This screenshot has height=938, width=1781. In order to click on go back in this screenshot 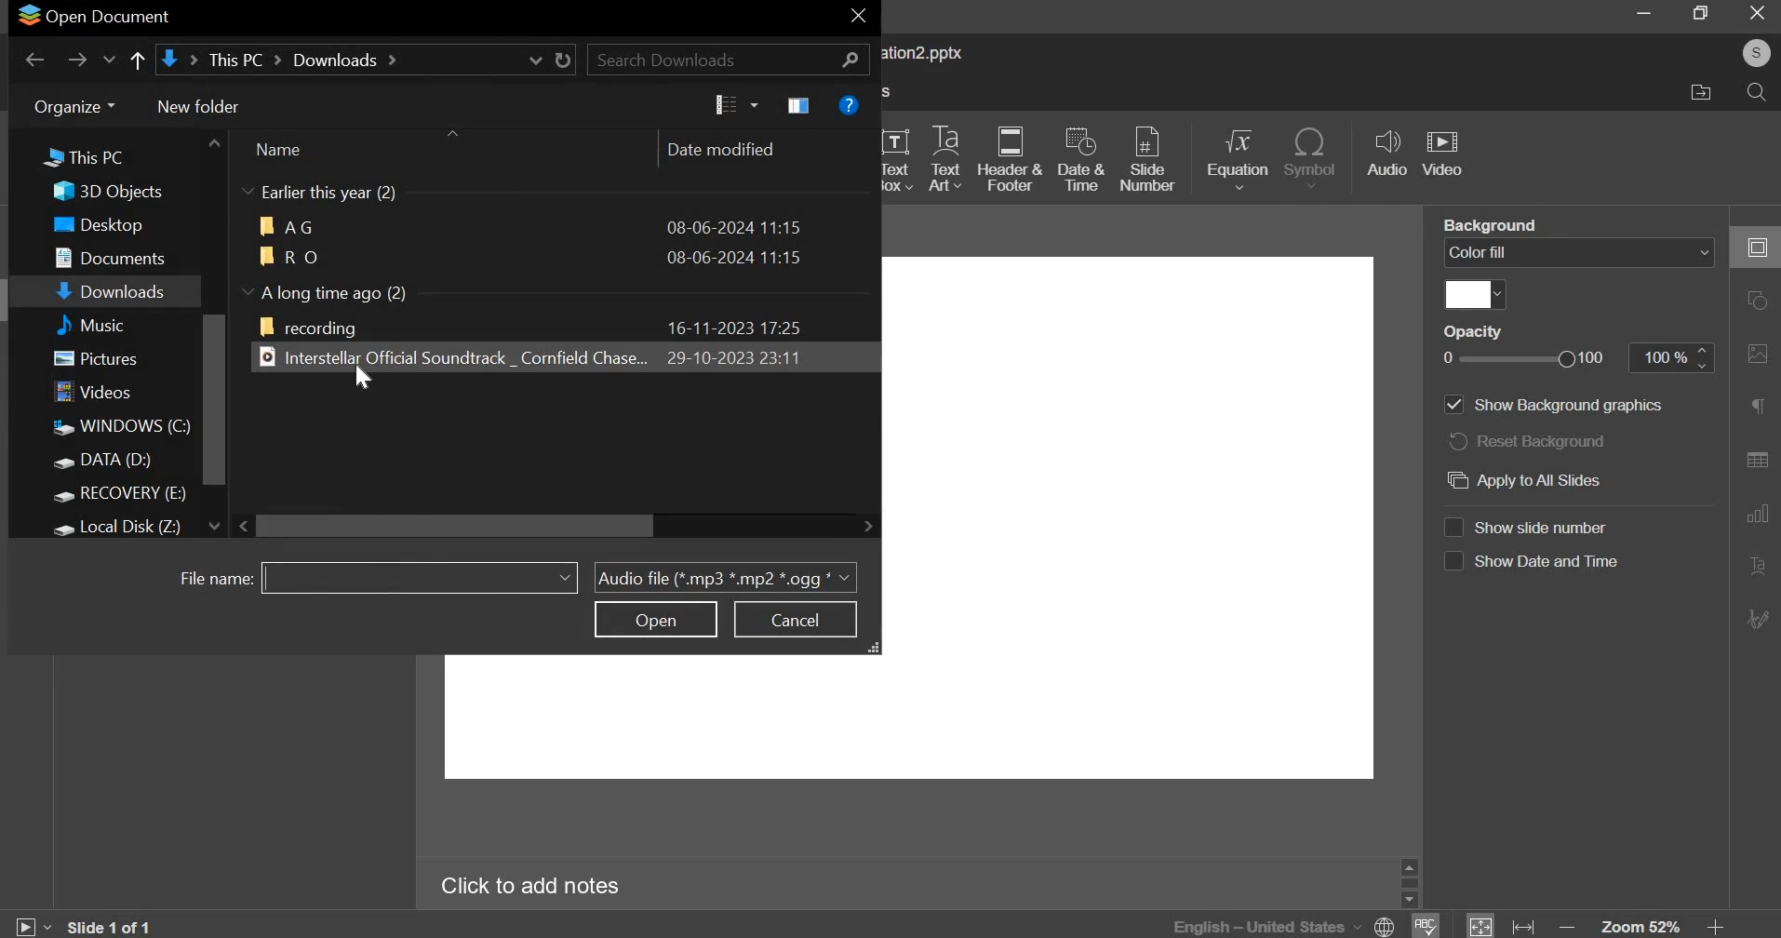, I will do `click(33, 56)`.